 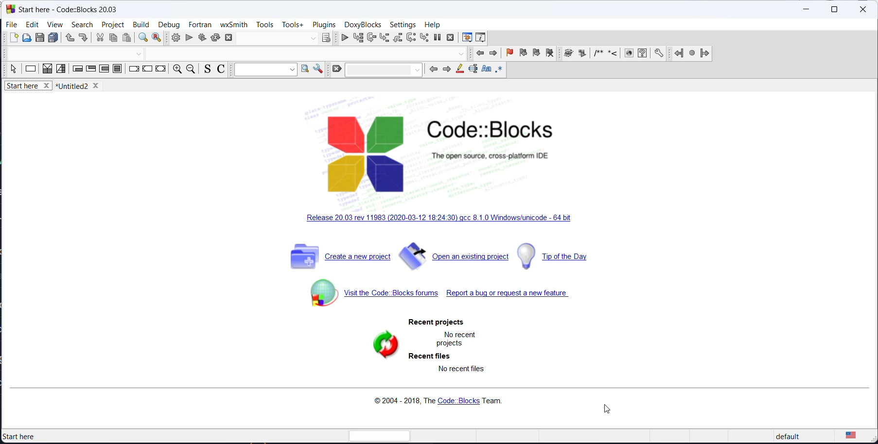 What do you see at coordinates (357, 38) in the screenshot?
I see `run to cursor` at bounding box center [357, 38].